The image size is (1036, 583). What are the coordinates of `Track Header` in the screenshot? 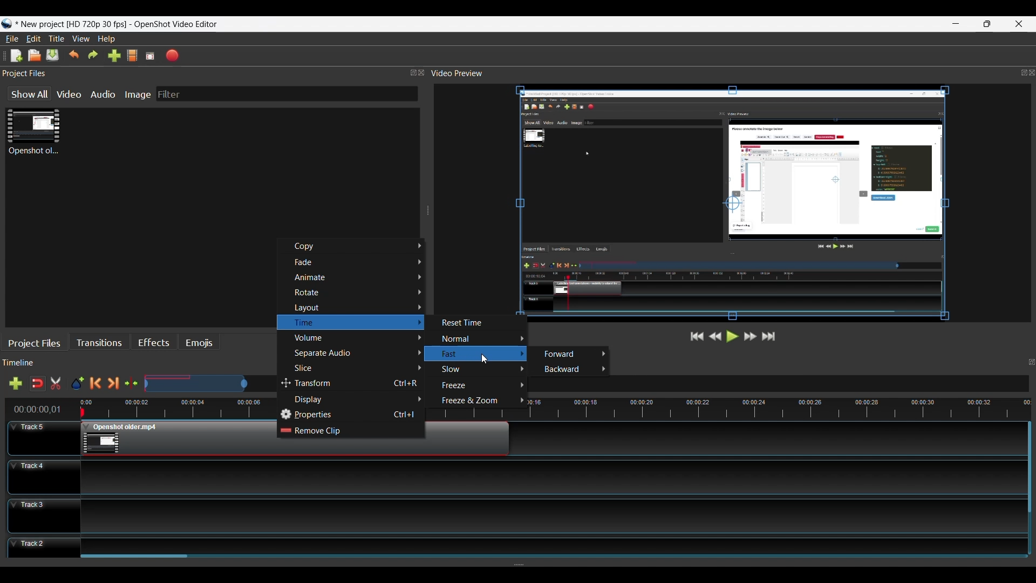 It's located at (40, 437).